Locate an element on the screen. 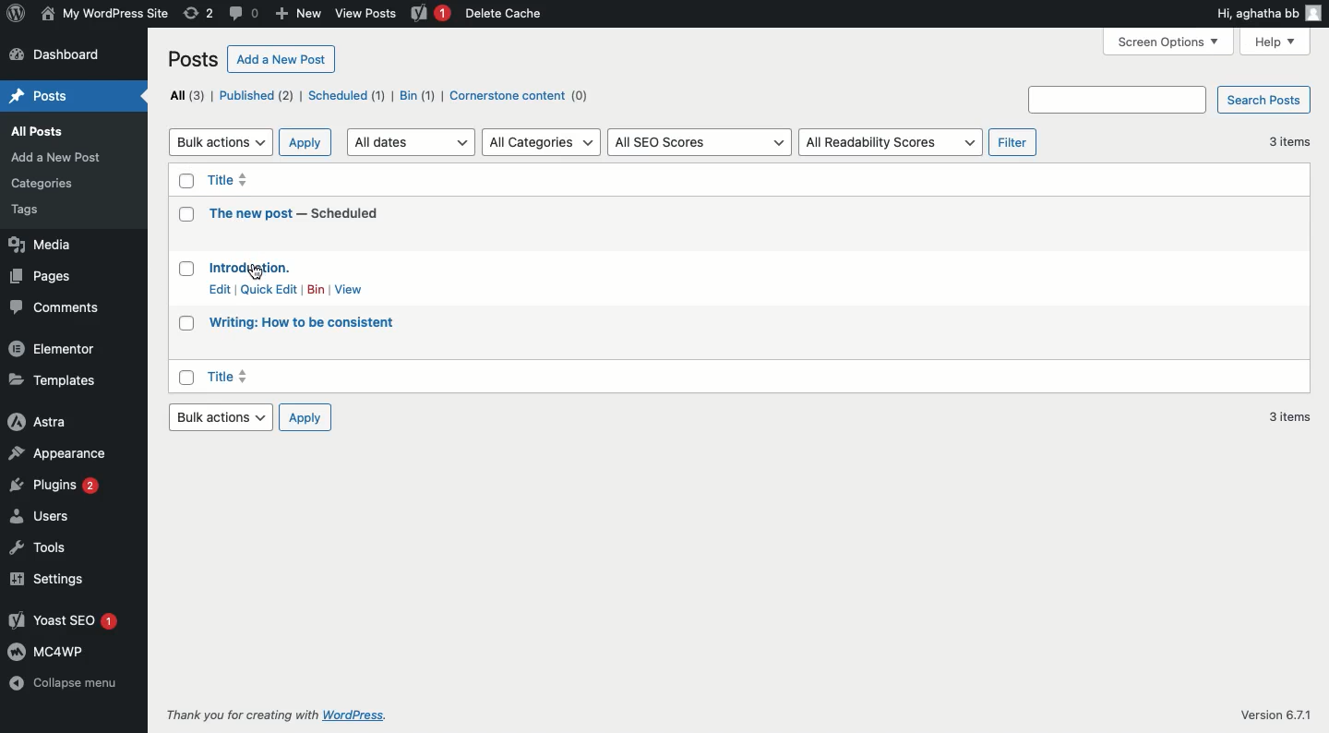 This screenshot has height=733, width=1329. Astra is located at coordinates (41, 421).